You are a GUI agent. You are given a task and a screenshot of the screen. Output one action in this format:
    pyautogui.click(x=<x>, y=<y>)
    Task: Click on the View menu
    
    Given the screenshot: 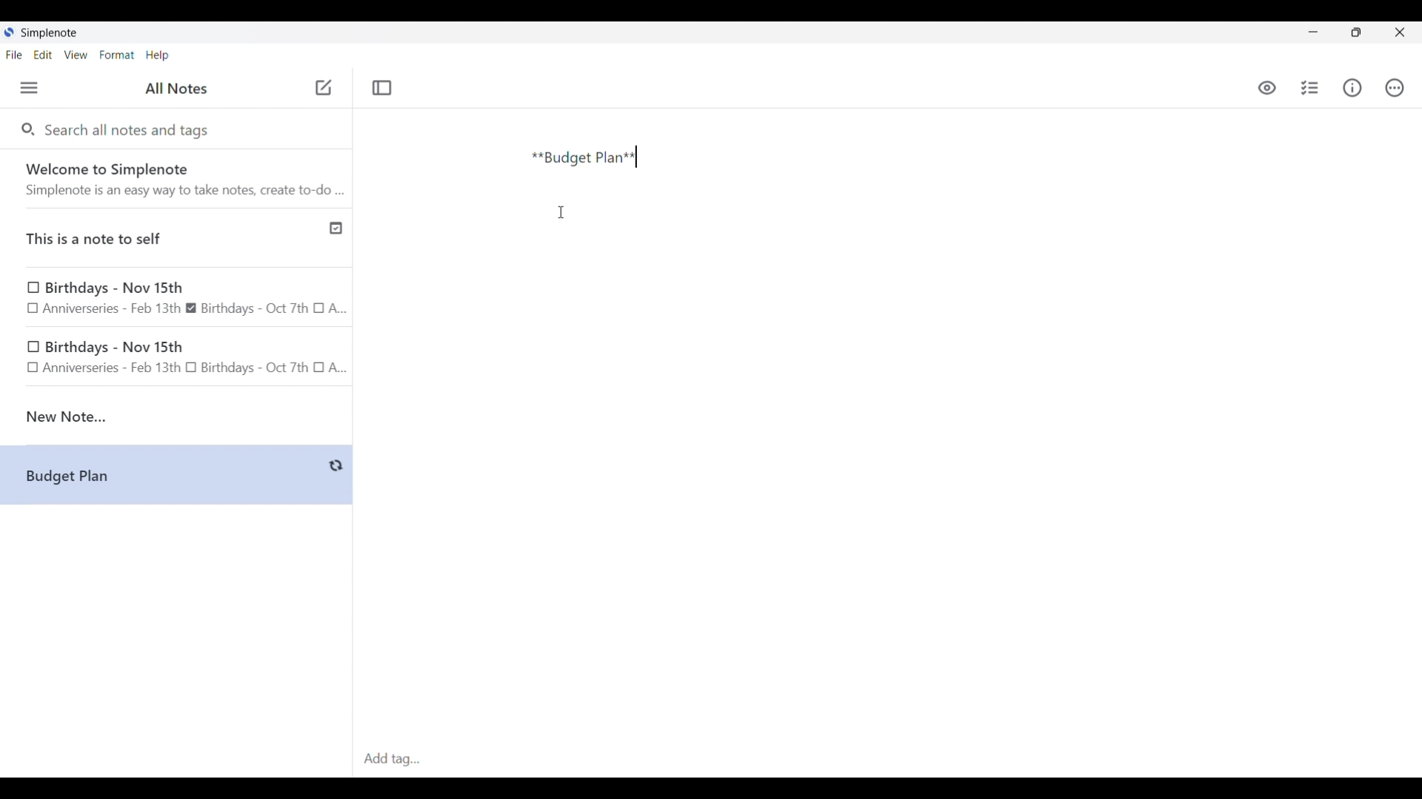 What is the action you would take?
    pyautogui.click(x=76, y=54)
    